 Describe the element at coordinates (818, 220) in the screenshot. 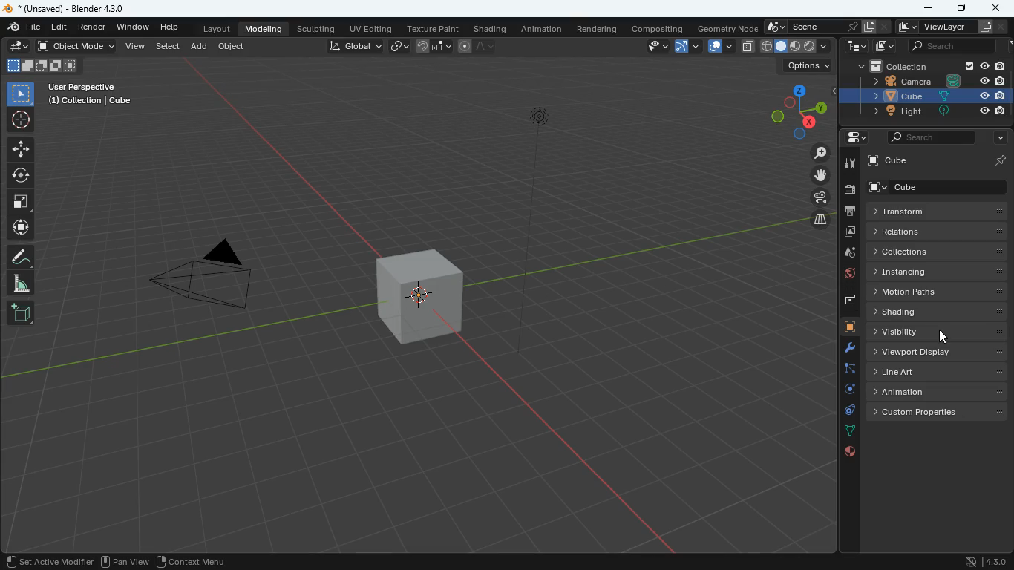

I see `layers` at that location.